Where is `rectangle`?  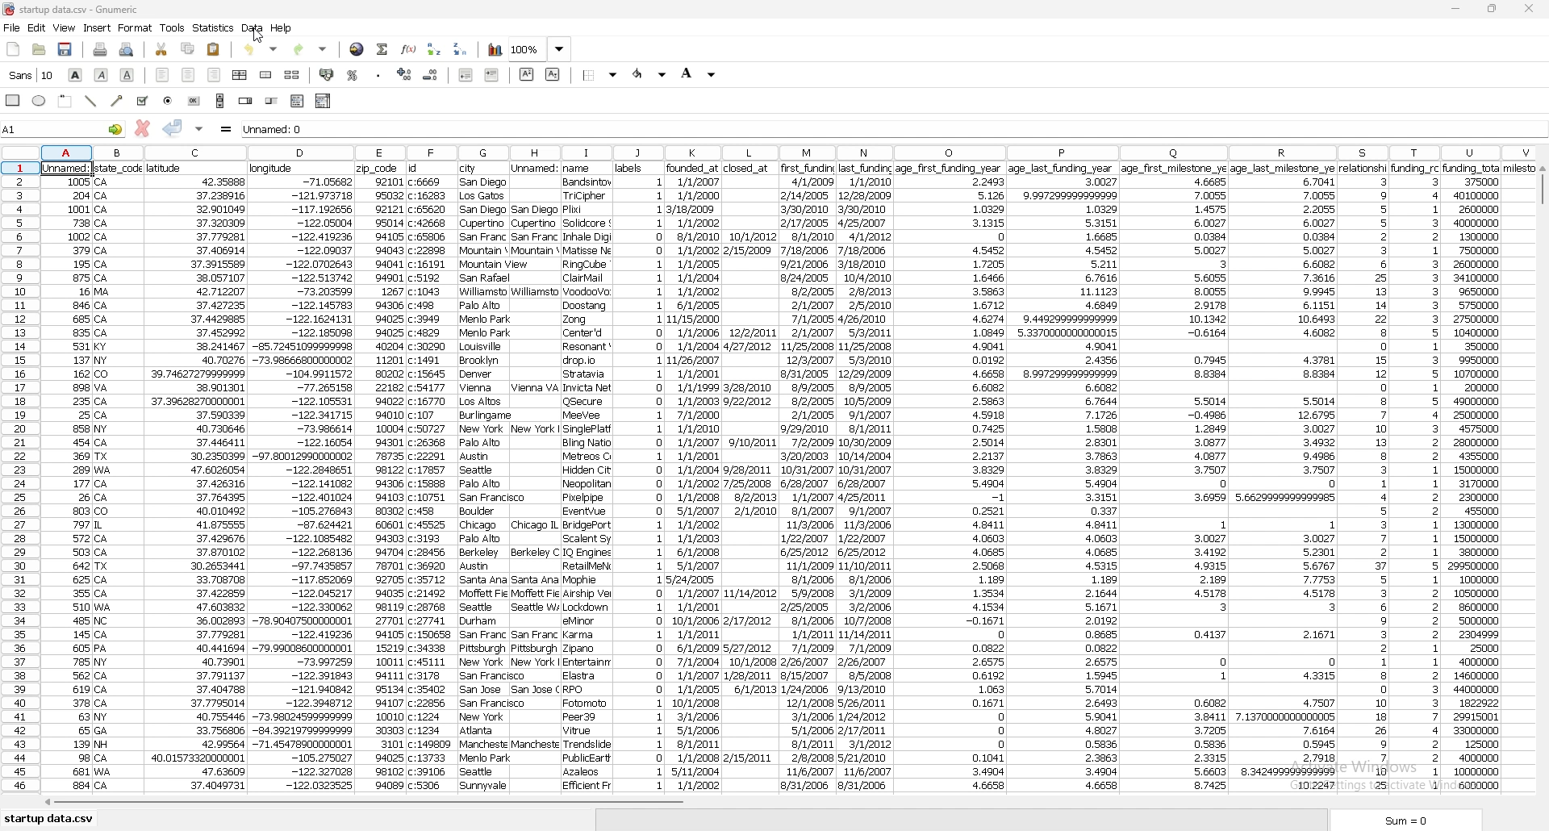 rectangle is located at coordinates (15, 99).